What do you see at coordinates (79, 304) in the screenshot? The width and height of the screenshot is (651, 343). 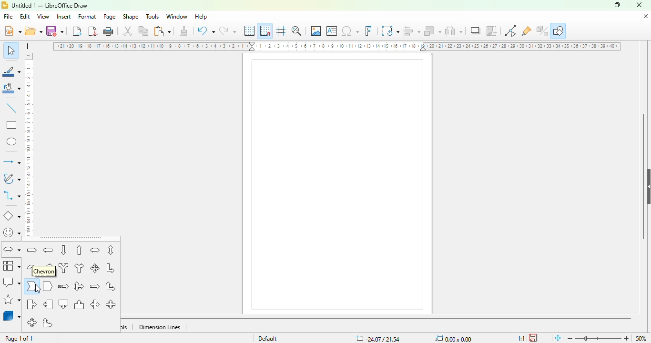 I see `up arrow callout` at bounding box center [79, 304].